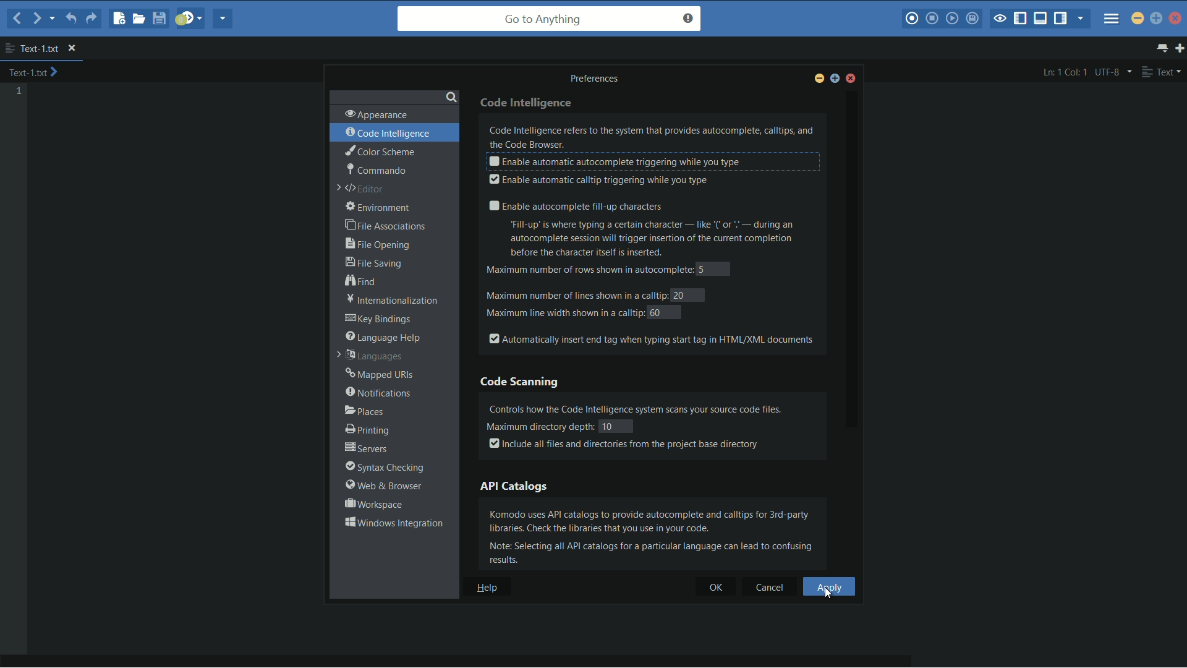 The width and height of the screenshot is (1187, 668). I want to click on forward, so click(35, 18).